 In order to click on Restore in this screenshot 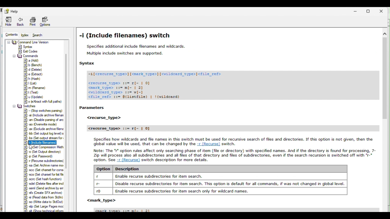, I will do `click(369, 11)`.